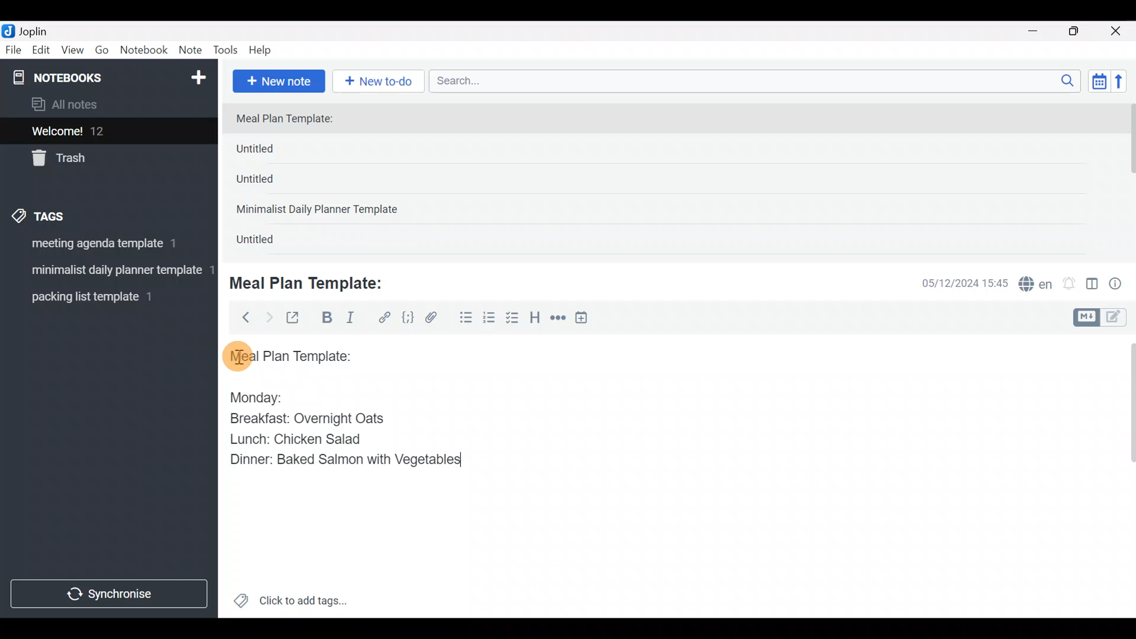 Image resolution: width=1136 pixels, height=639 pixels. I want to click on text Cursor, so click(473, 463).